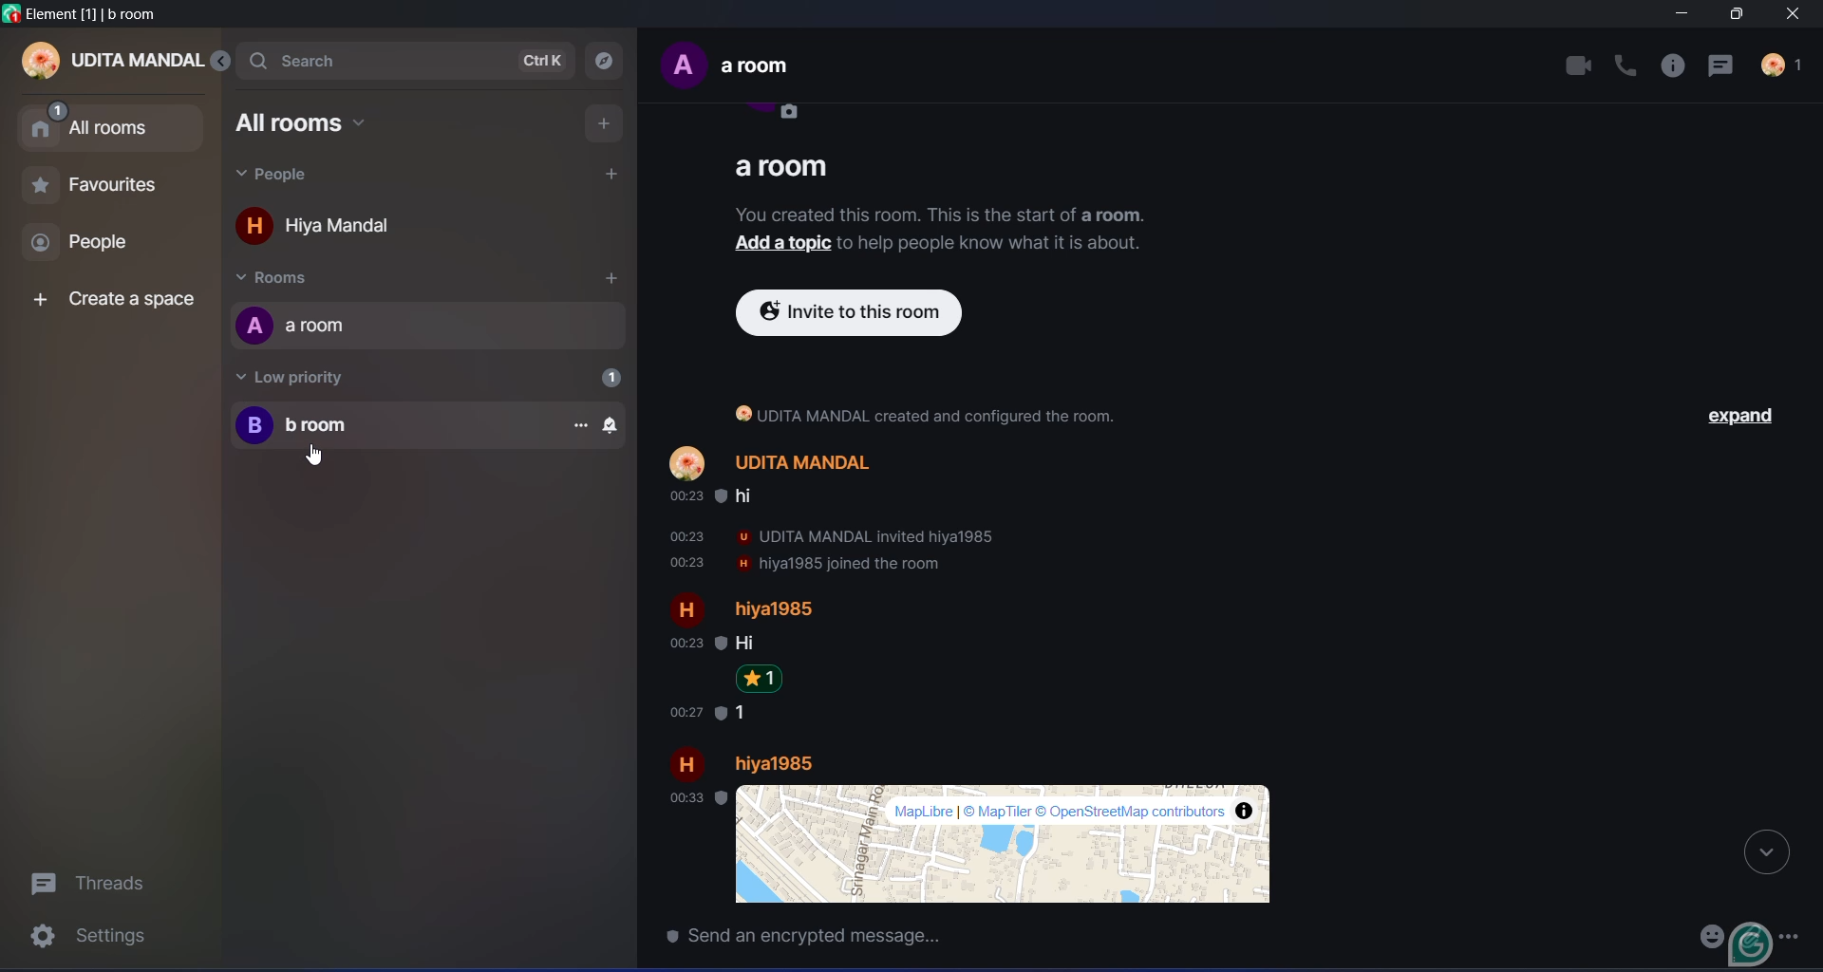 This screenshot has height=972, width=1823. I want to click on A a room, so click(311, 326).